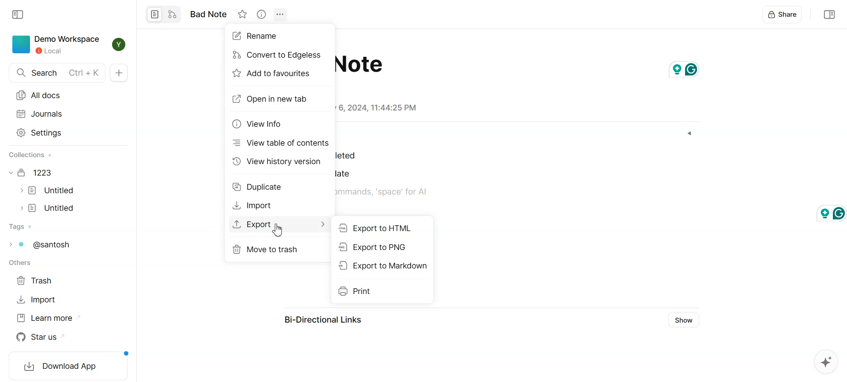 This screenshot has width=847, height=382. Describe the element at coordinates (243, 14) in the screenshot. I see `Not starred` at that location.